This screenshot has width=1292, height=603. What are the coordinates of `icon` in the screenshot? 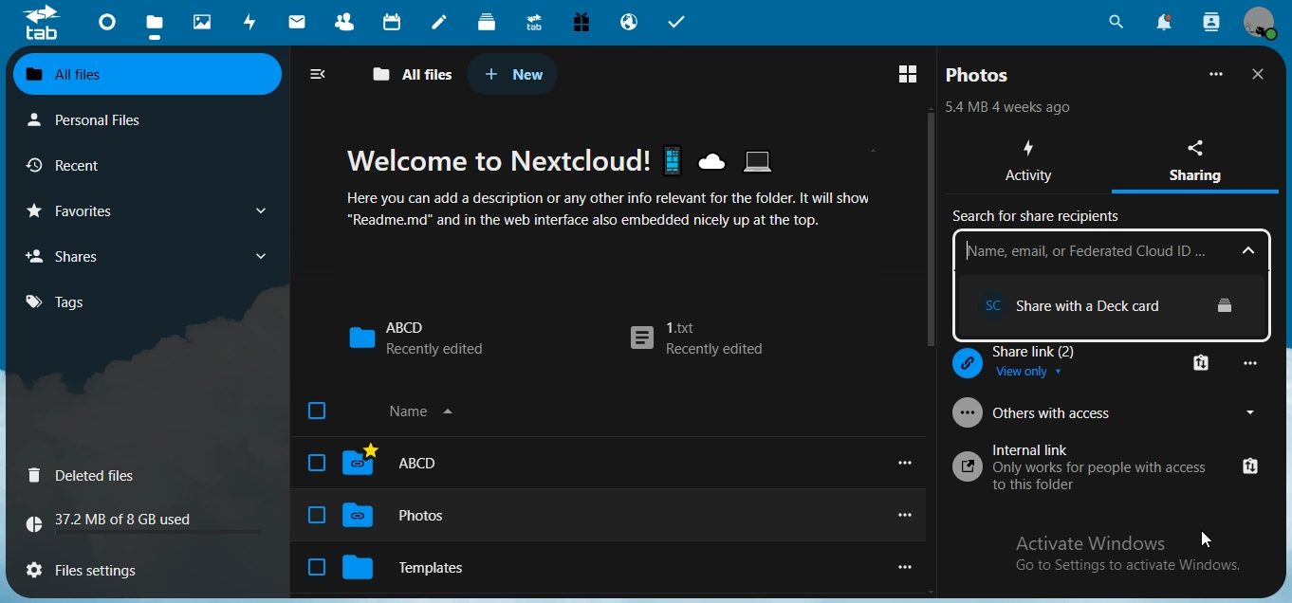 It's located at (41, 22).